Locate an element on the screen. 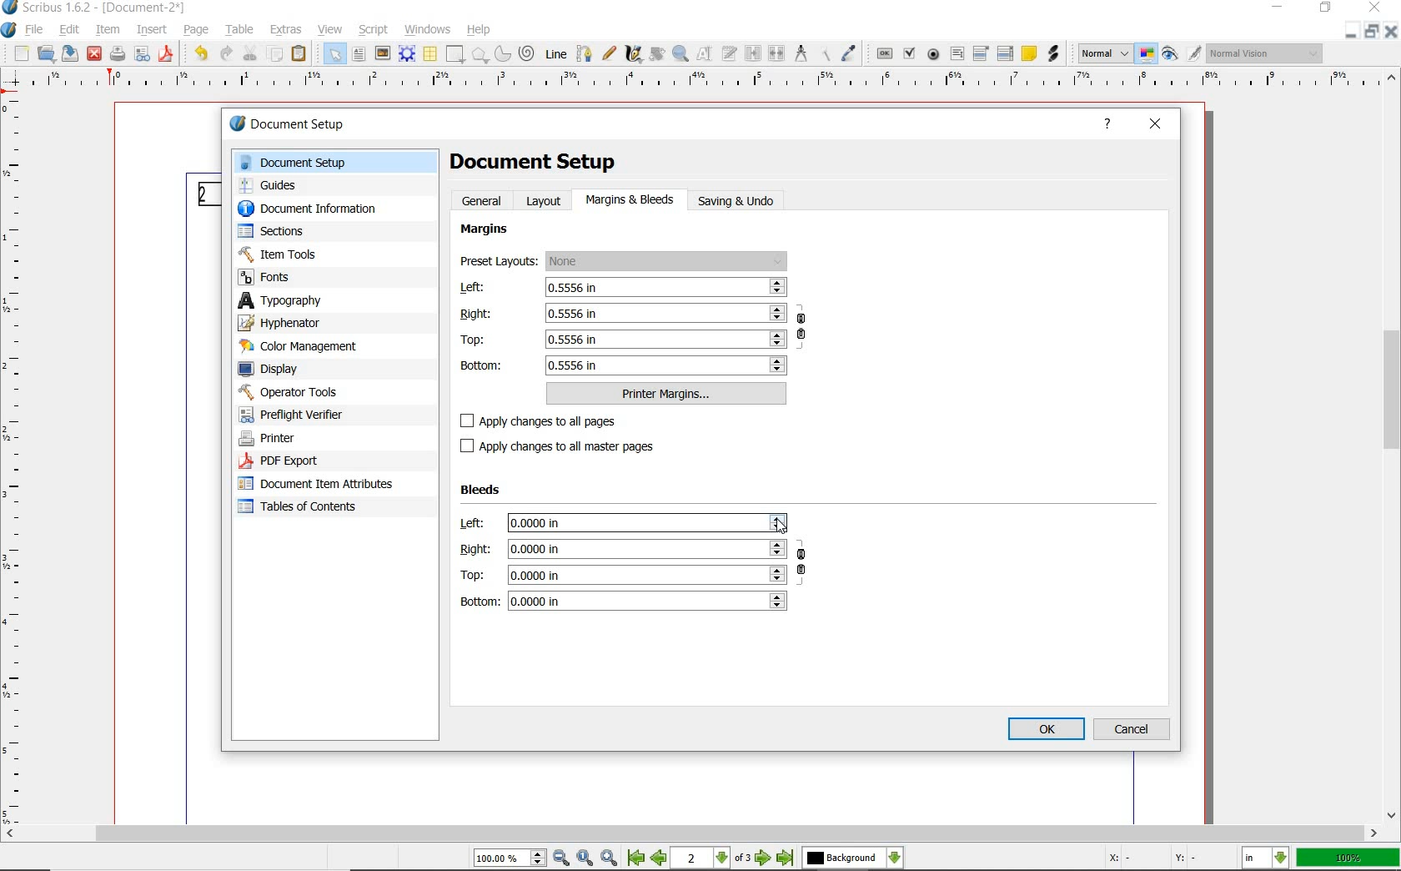  close is located at coordinates (94, 53).